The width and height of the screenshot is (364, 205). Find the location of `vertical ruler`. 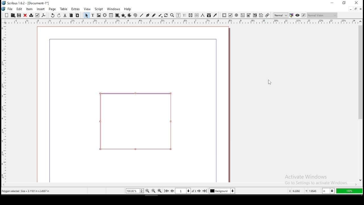

vertical ruler is located at coordinates (182, 21).